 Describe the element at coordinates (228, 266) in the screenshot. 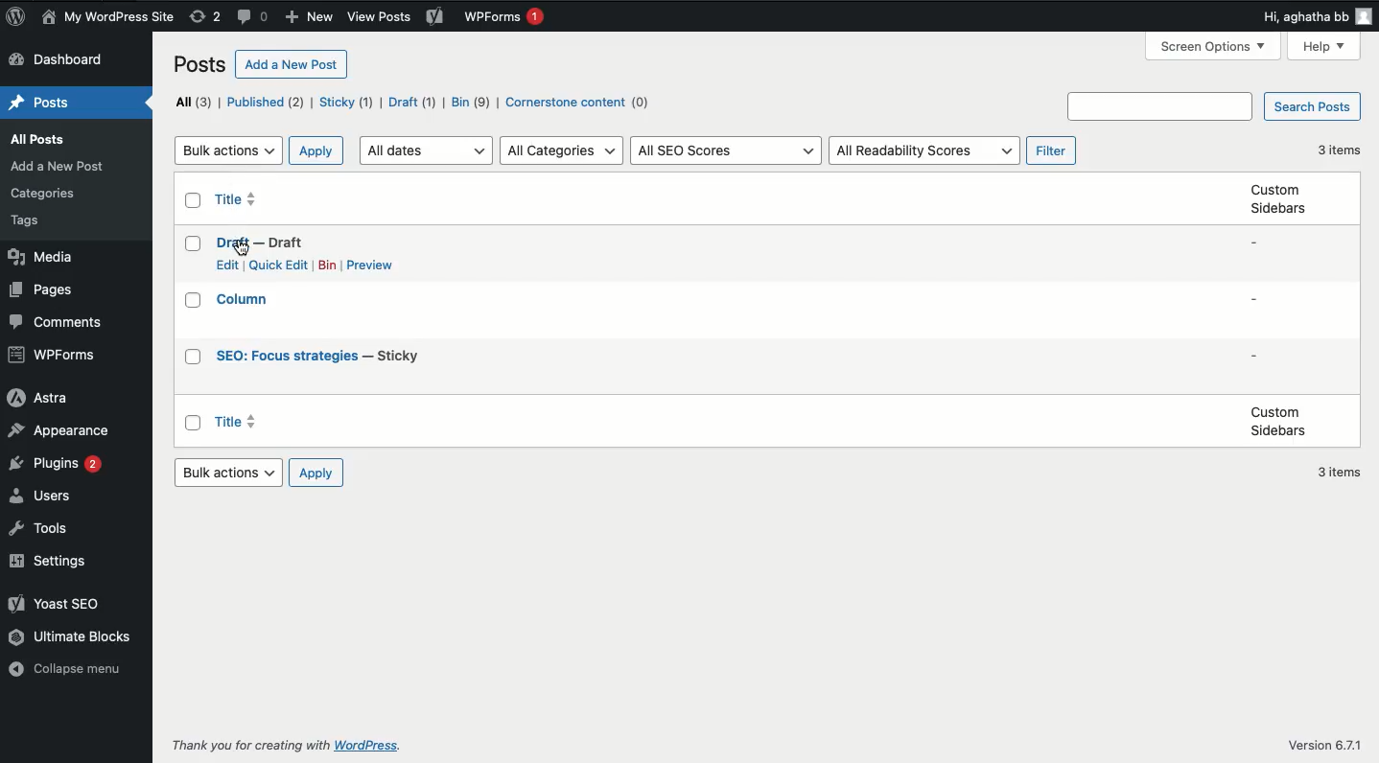

I see `Edit` at that location.